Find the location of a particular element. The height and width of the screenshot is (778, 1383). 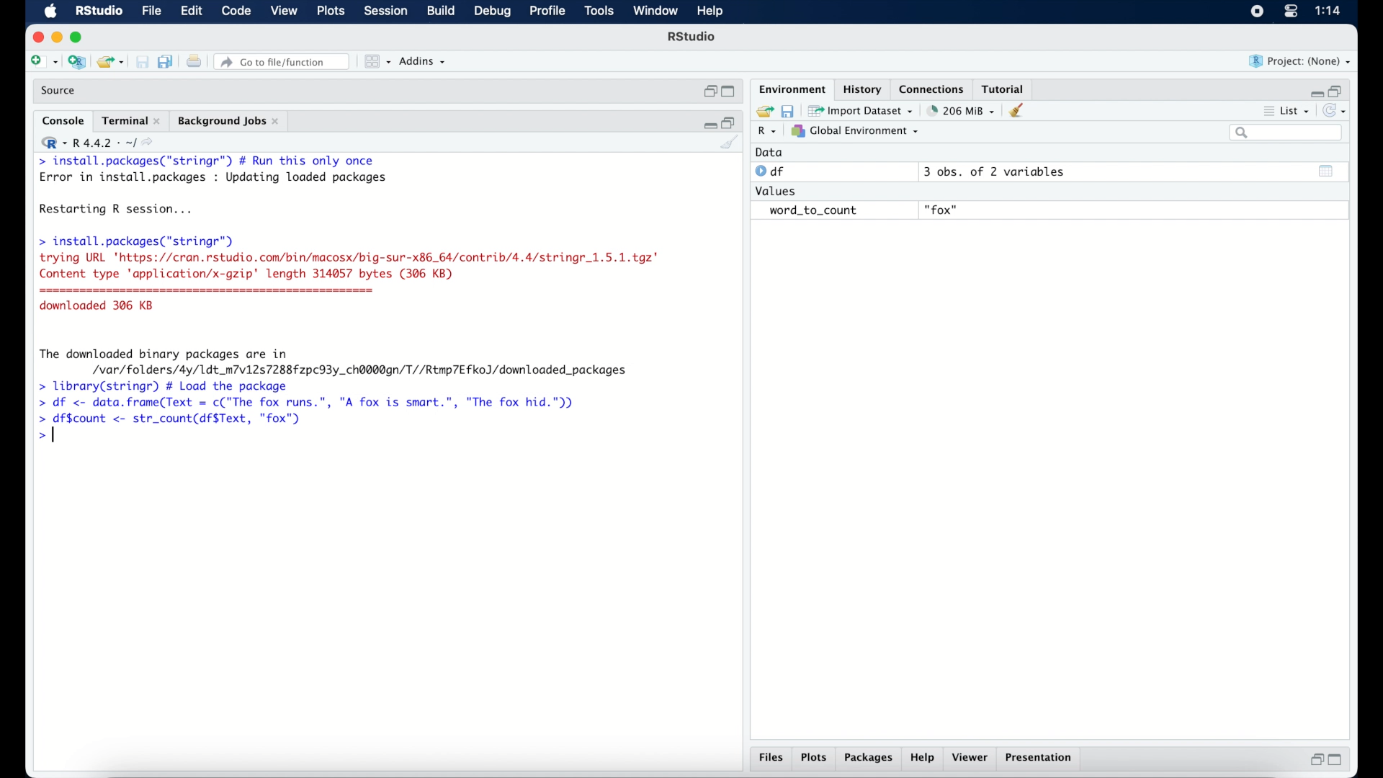

maximize is located at coordinates (1338, 760).